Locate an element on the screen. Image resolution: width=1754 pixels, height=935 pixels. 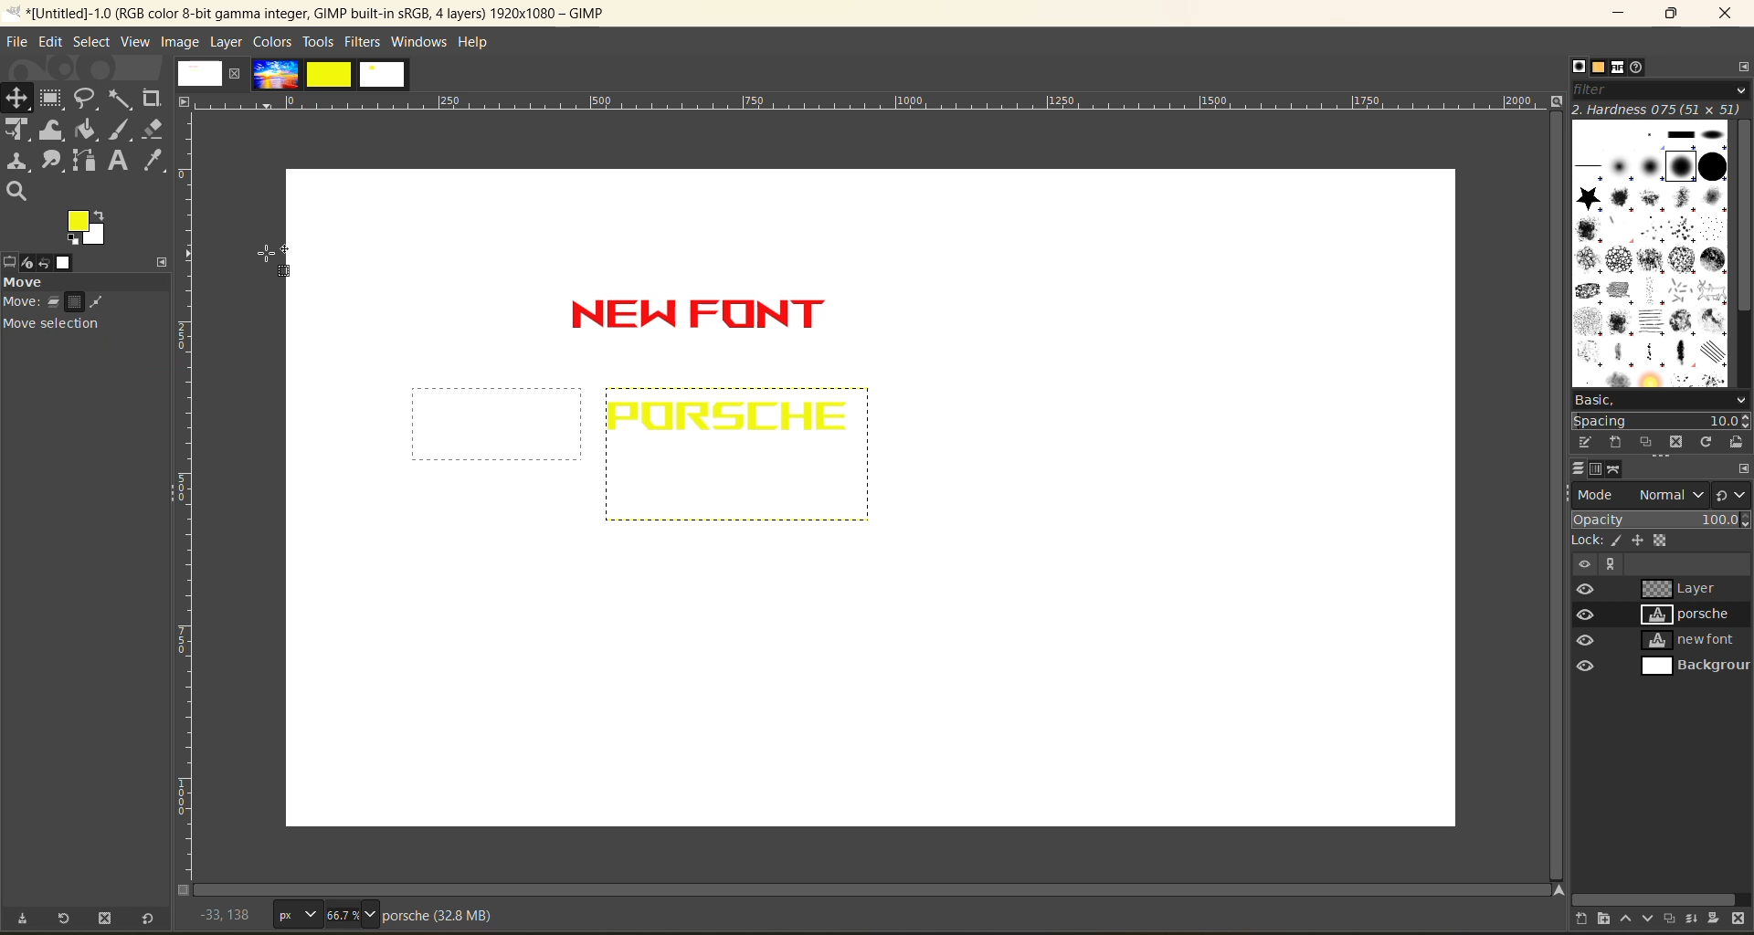
alpha is located at coordinates (1664, 541).